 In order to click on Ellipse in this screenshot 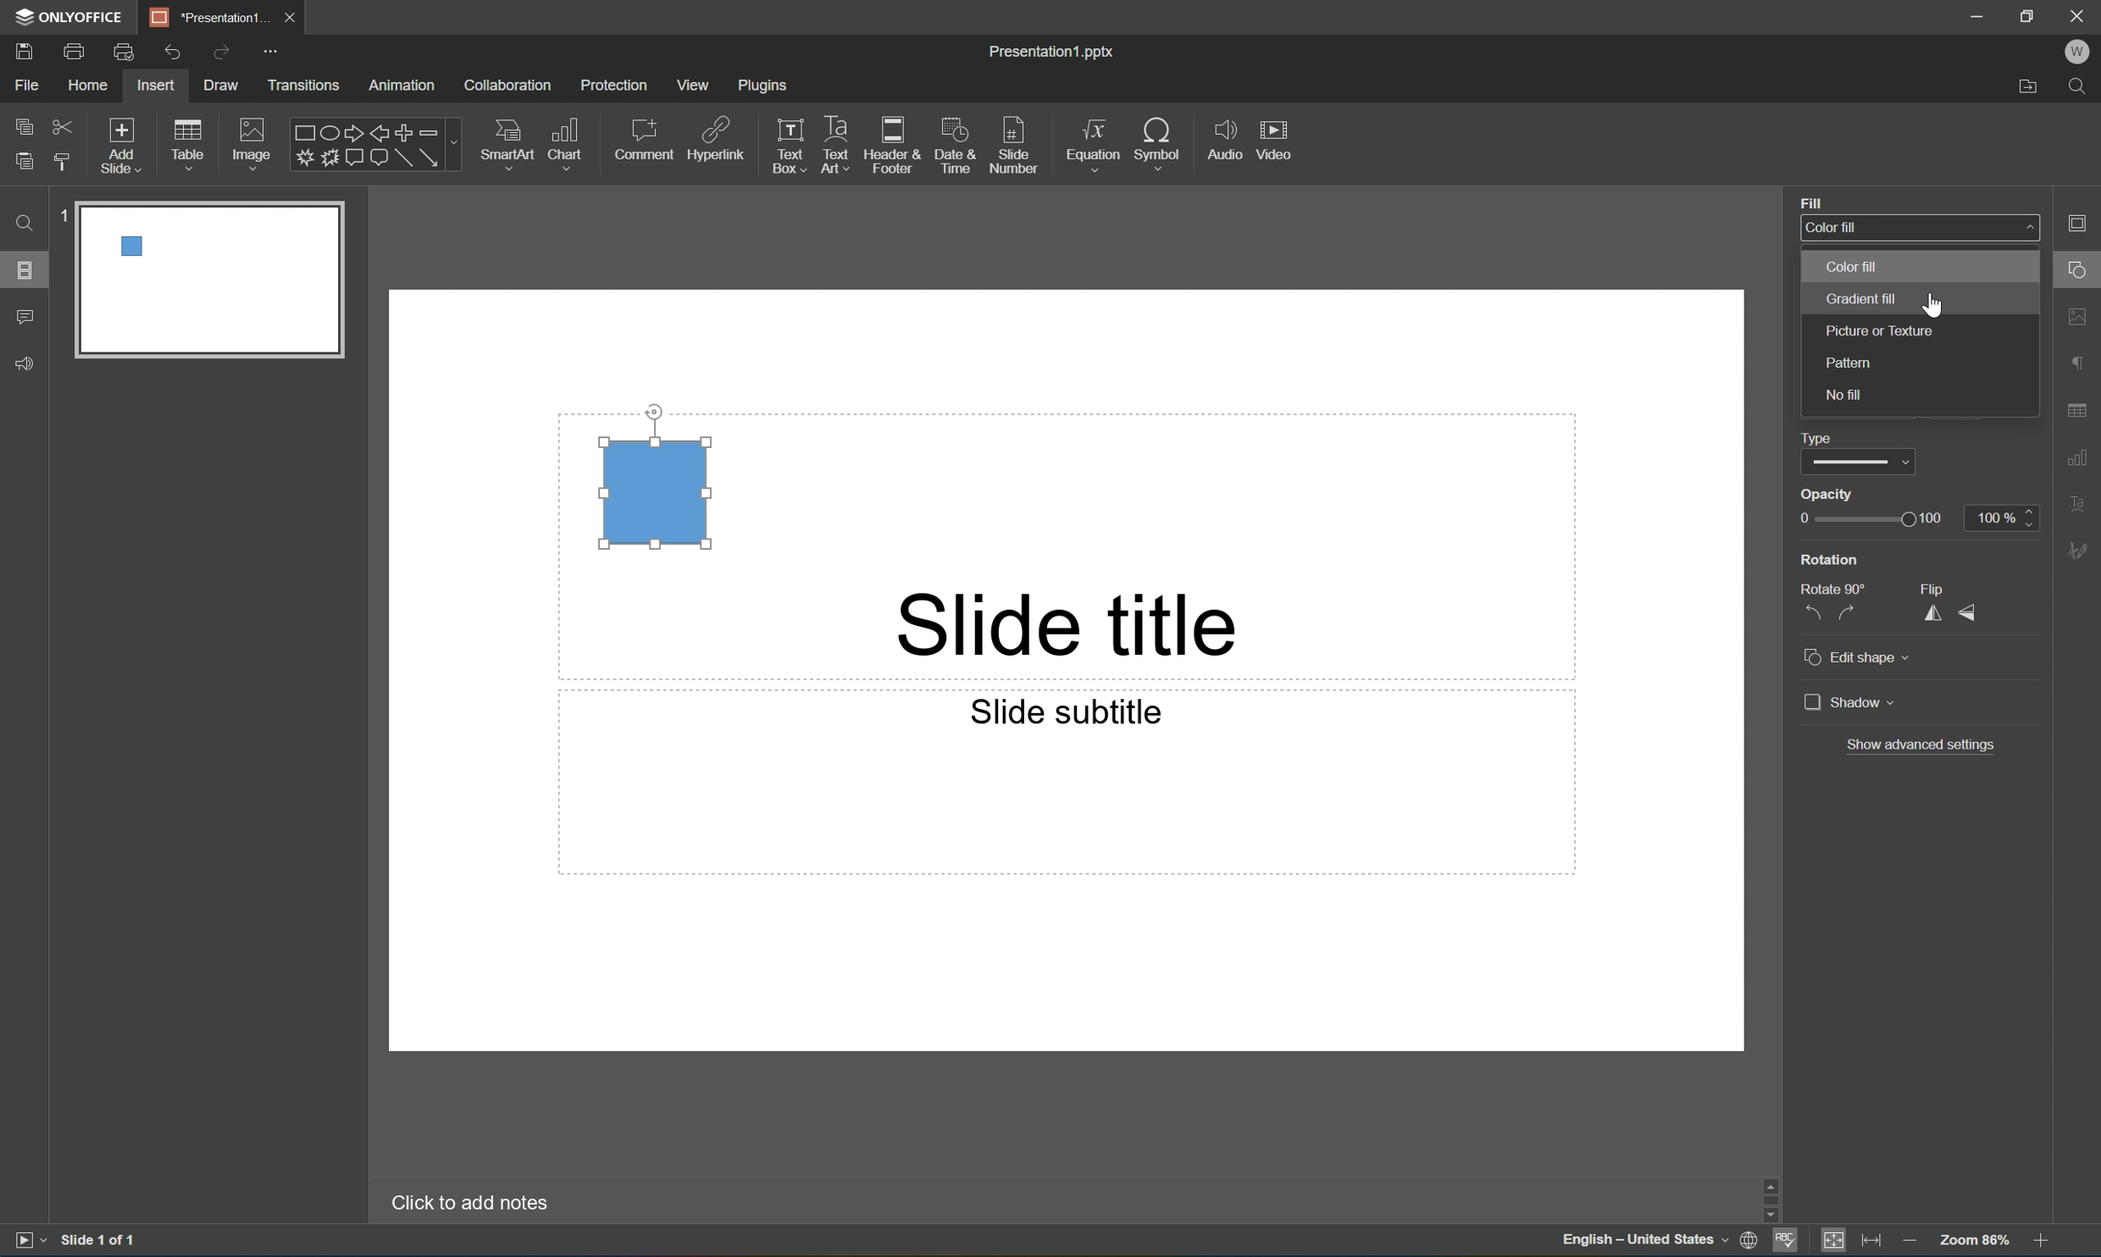, I will do `click(327, 135)`.